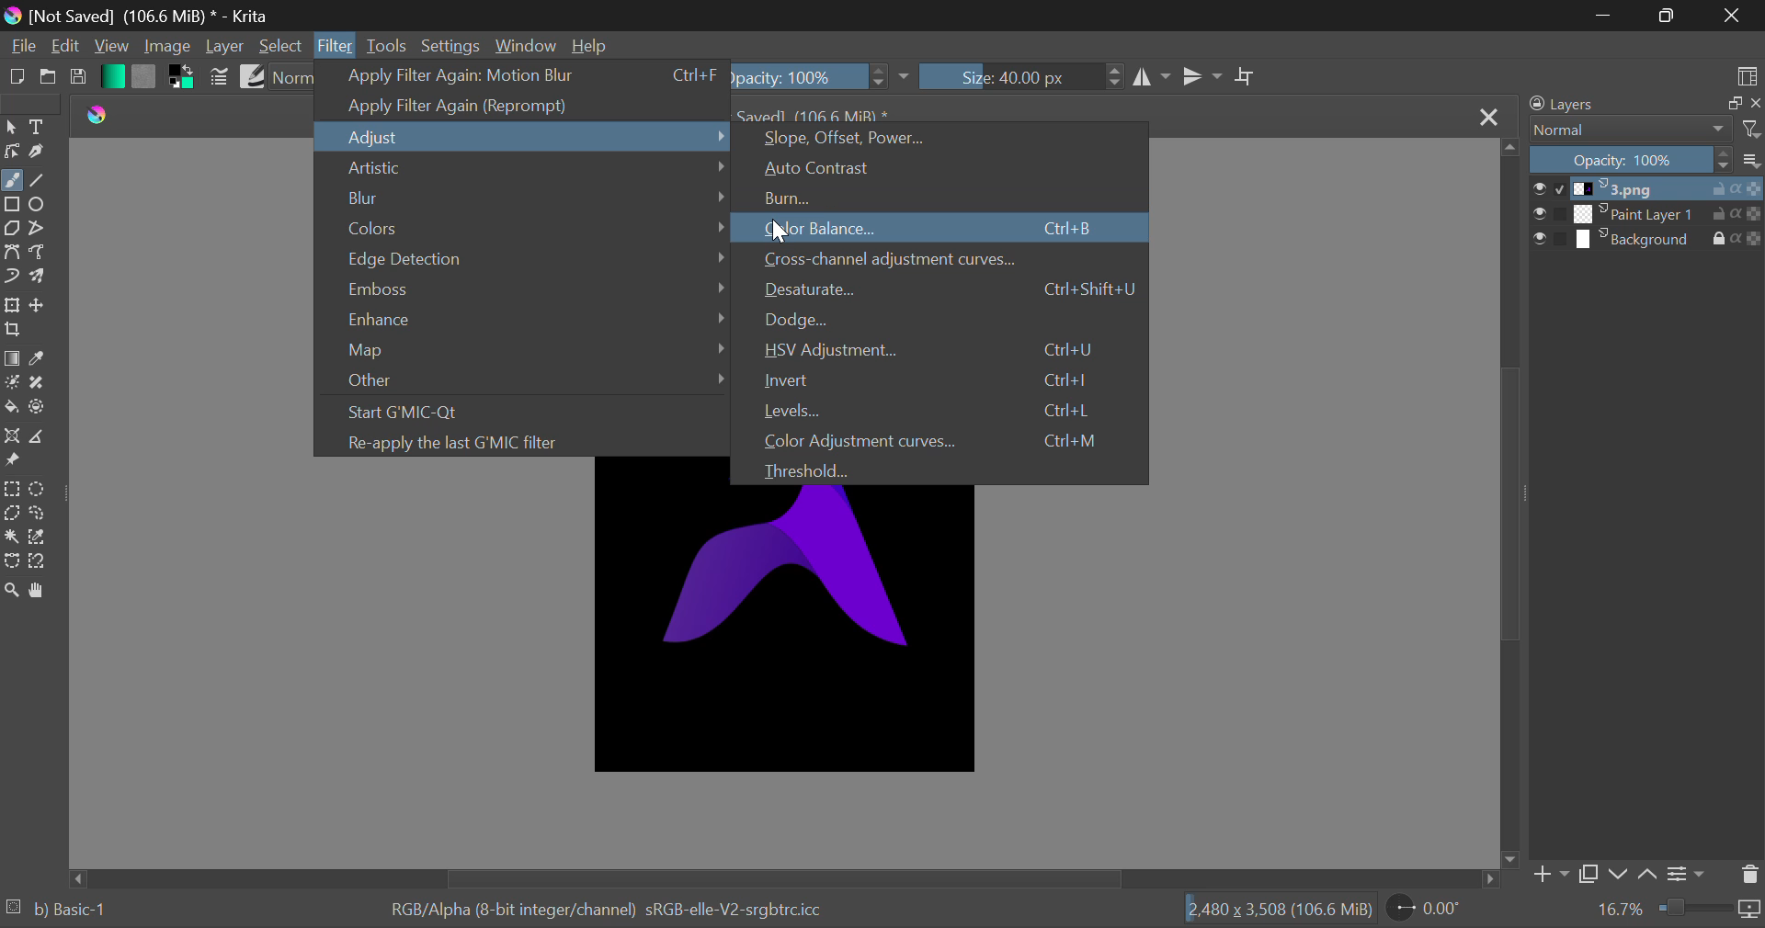  What do you see at coordinates (44, 590) in the screenshot?
I see `Pan` at bounding box center [44, 590].